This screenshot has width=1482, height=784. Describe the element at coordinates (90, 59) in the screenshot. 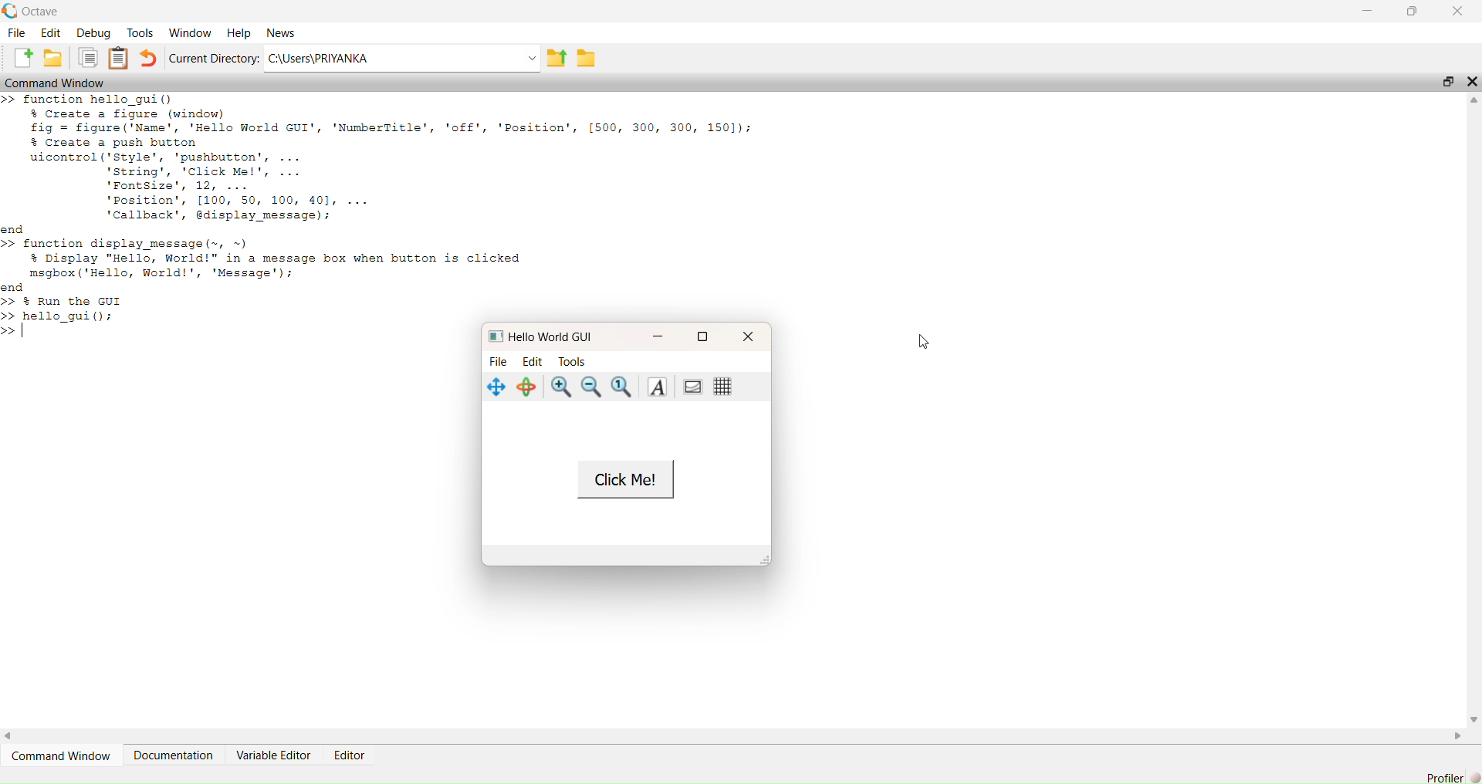

I see `copy` at that location.